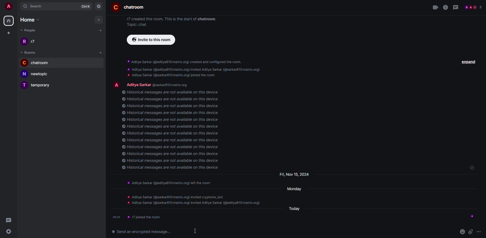  Describe the element at coordinates (445, 7) in the screenshot. I see `info` at that location.